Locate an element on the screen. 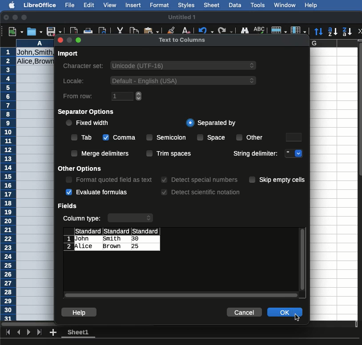  Separated by is located at coordinates (211, 123).